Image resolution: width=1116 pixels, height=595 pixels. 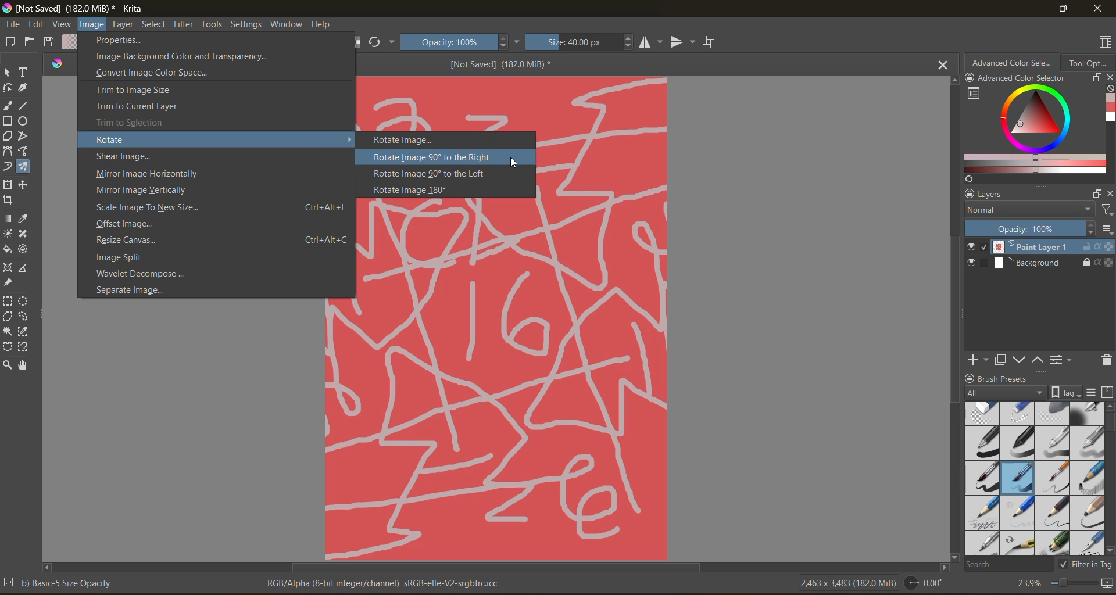 I want to click on fill gradients, so click(x=72, y=42).